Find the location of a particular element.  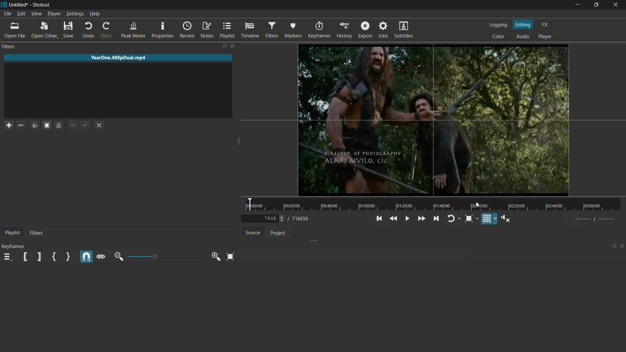

player menu is located at coordinates (54, 14).